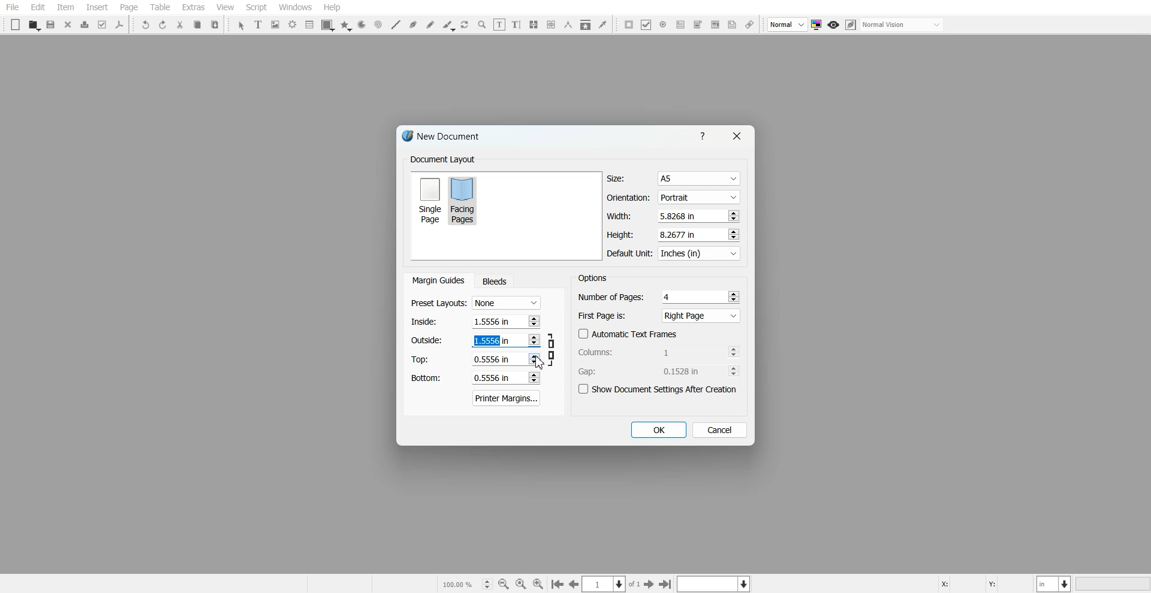 The image size is (1151, 593). What do you see at coordinates (659, 296) in the screenshot?
I see `Number of Pages` at bounding box center [659, 296].